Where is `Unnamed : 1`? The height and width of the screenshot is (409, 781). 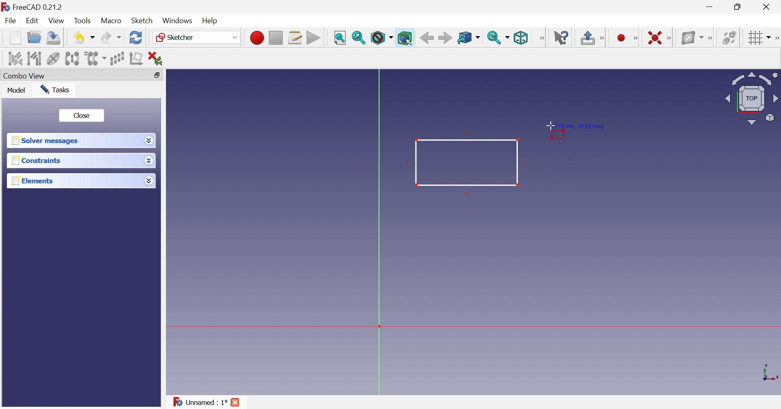
Unnamed : 1 is located at coordinates (200, 402).